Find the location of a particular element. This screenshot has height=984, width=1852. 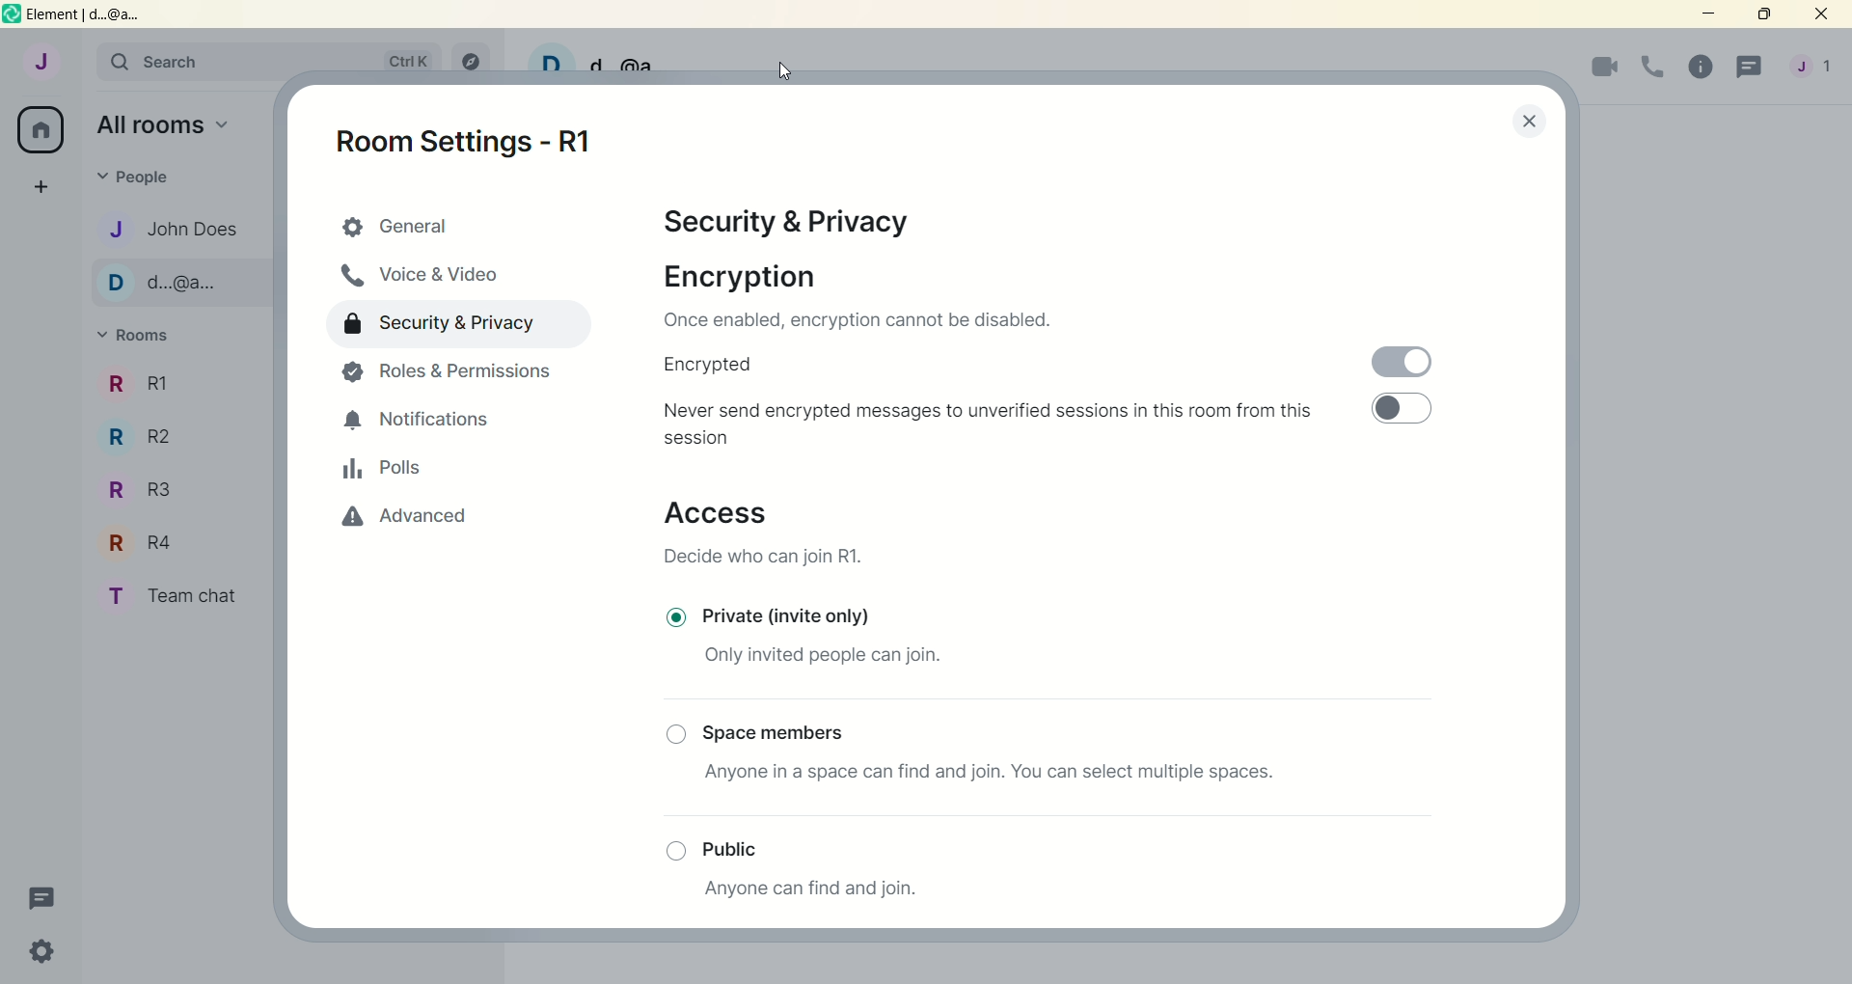

minimize is located at coordinates (1711, 15).